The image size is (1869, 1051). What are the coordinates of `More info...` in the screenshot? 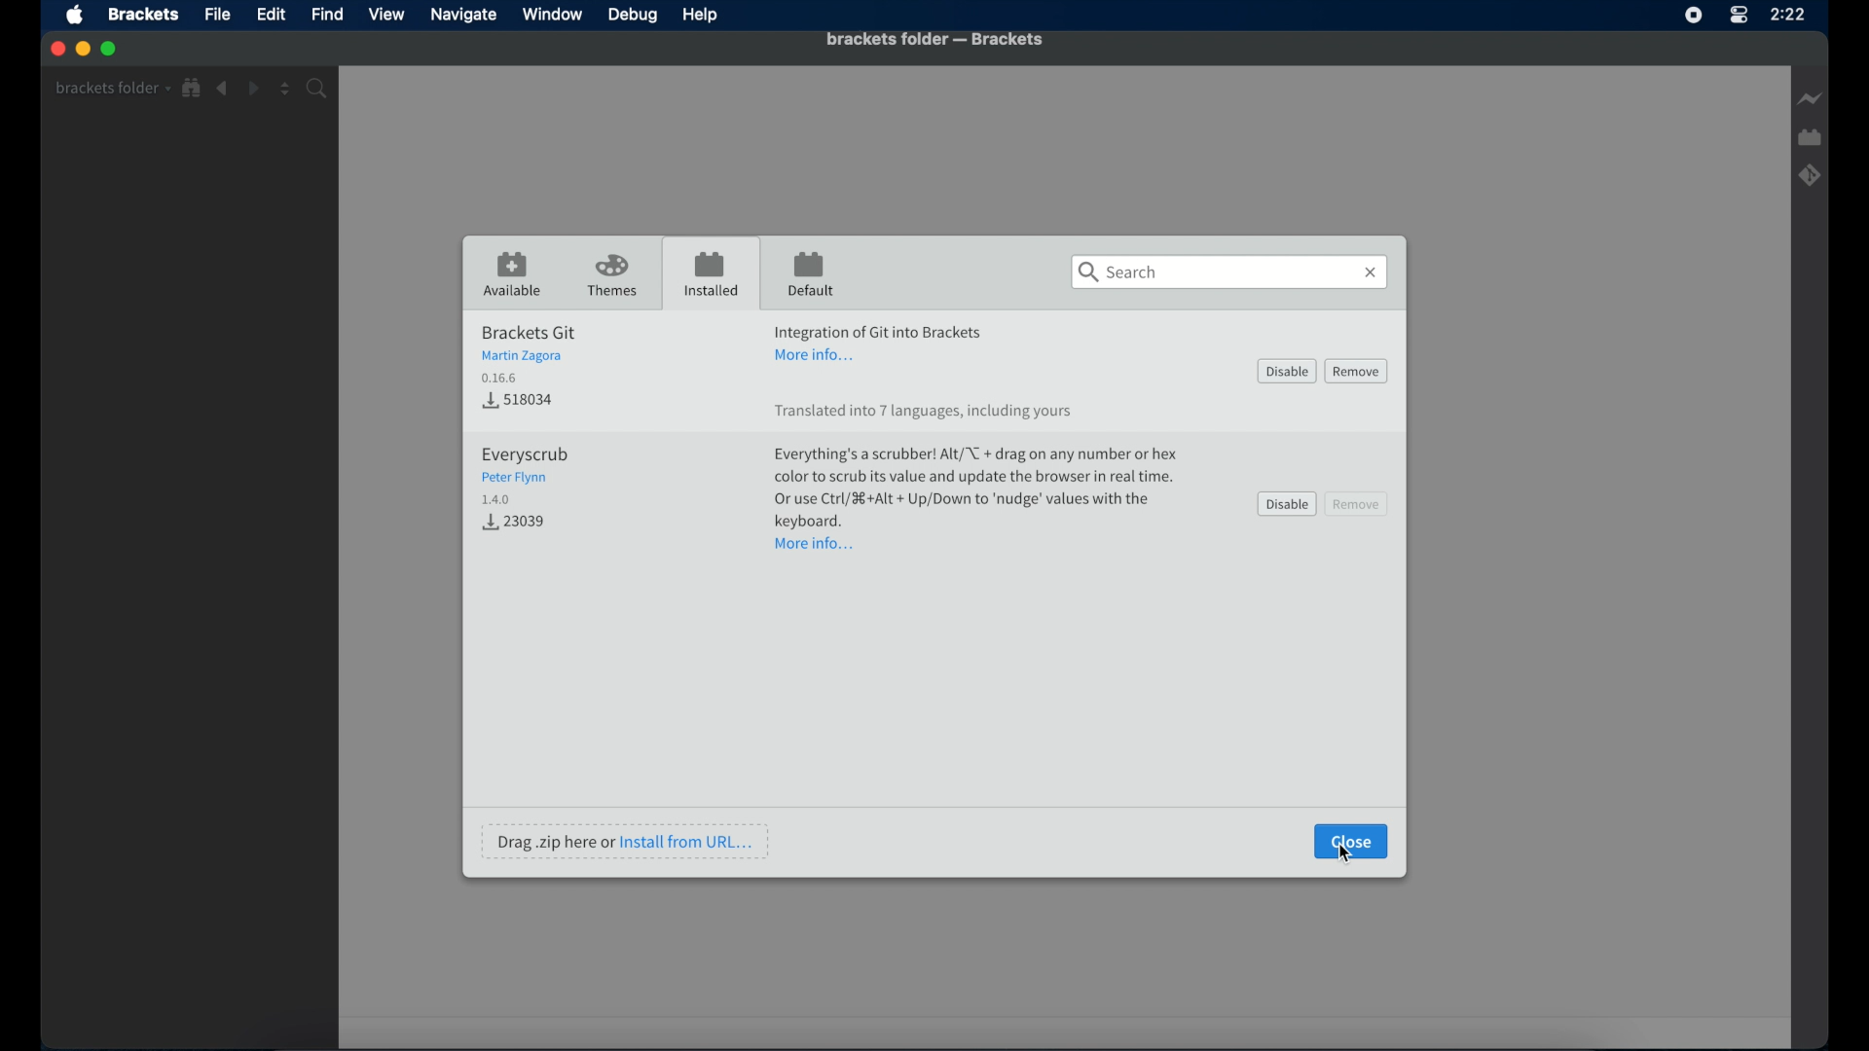 It's located at (821, 356).